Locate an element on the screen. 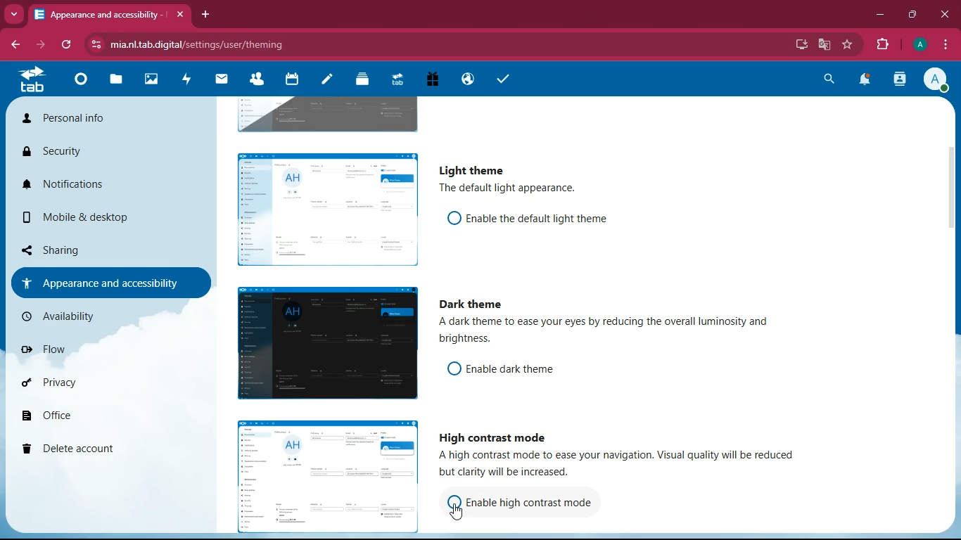  activity is located at coordinates (901, 81).